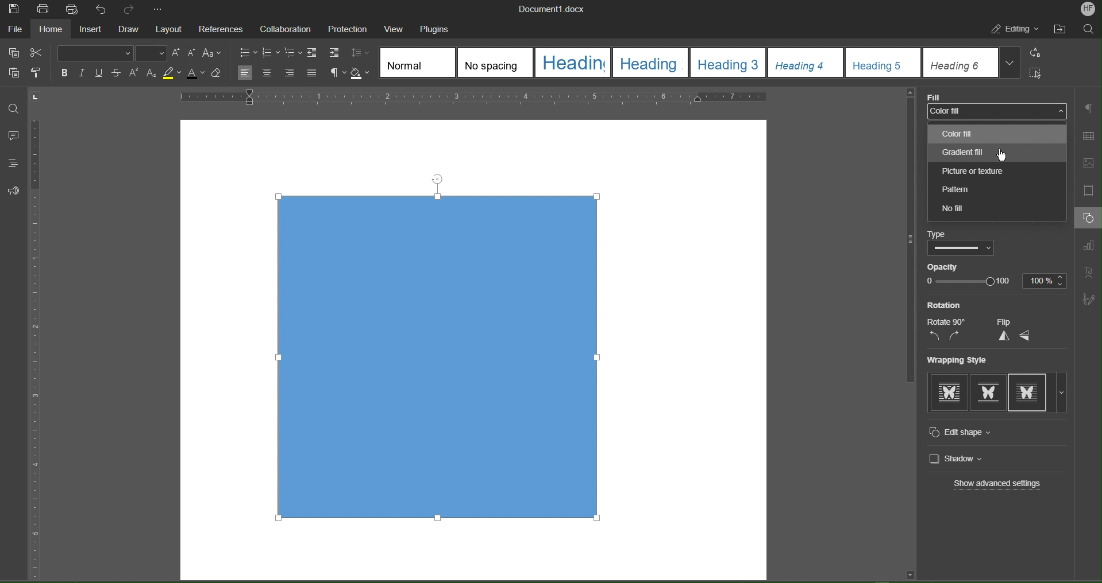 This screenshot has width=1102, height=583. What do you see at coordinates (957, 266) in the screenshot?
I see `Opacity` at bounding box center [957, 266].